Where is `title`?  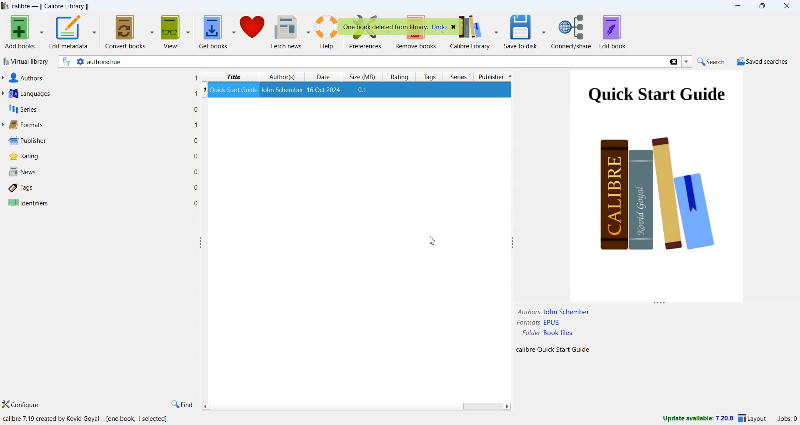 title is located at coordinates (234, 77).